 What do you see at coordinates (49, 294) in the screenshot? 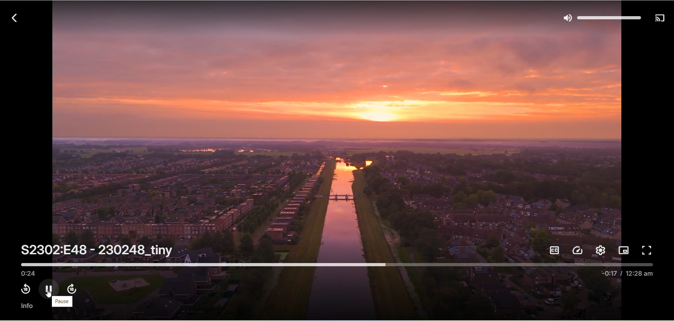
I see `cursor` at bounding box center [49, 294].